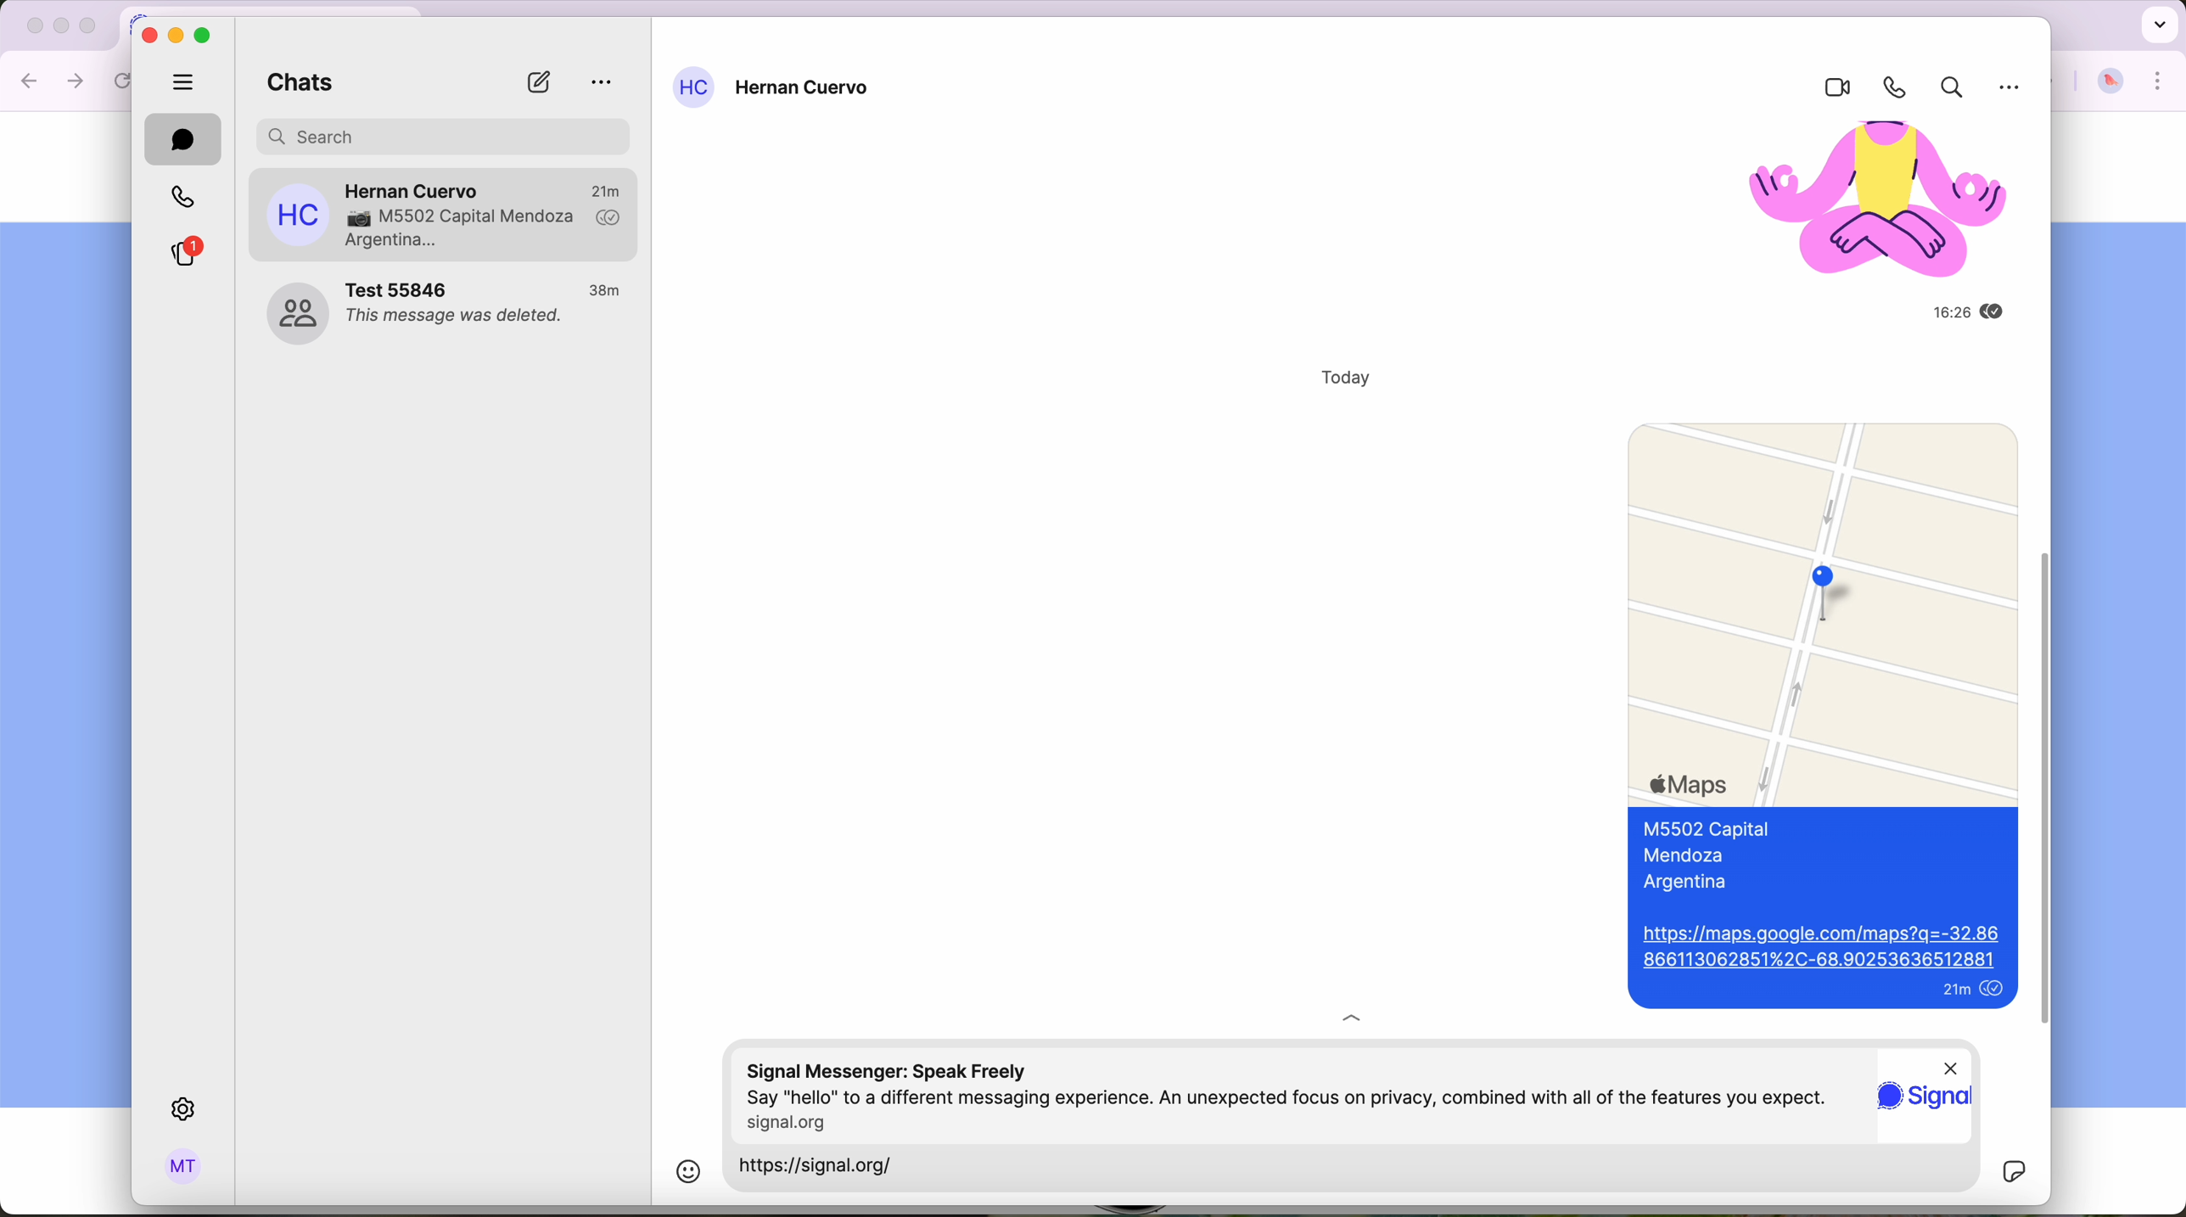 The width and height of the screenshot is (2186, 1217). Describe the element at coordinates (1889, 87) in the screenshot. I see `phone` at that location.